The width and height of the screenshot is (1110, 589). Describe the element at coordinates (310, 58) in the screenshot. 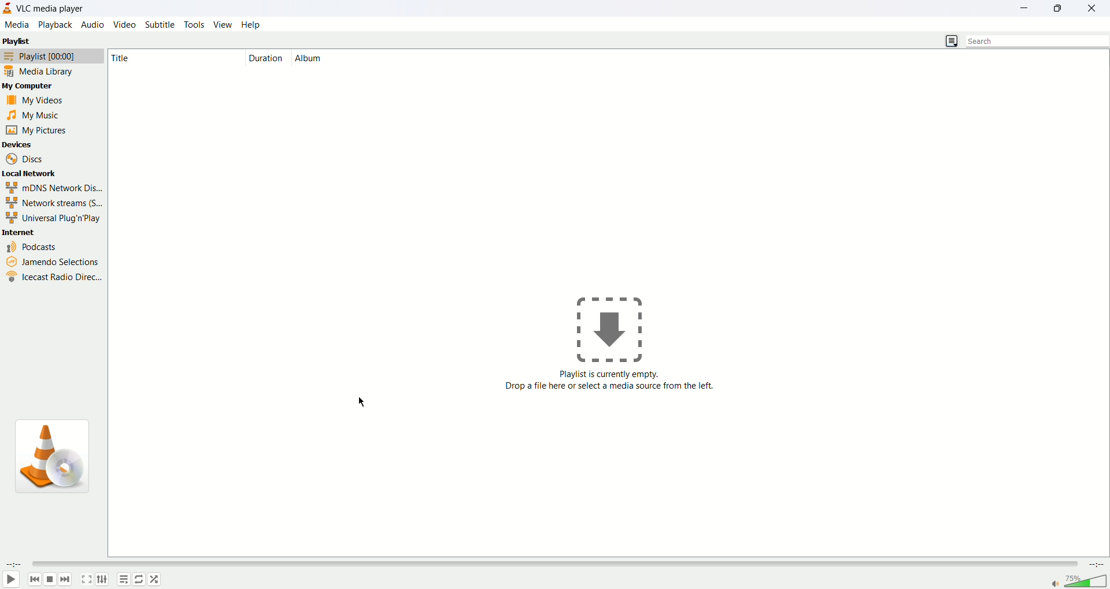

I see `album` at that location.